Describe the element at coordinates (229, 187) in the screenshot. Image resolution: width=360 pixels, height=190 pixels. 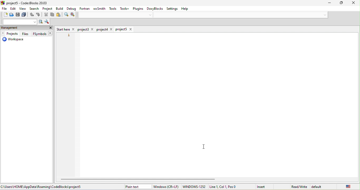
I see `line 1, col 1 , pos0` at that location.